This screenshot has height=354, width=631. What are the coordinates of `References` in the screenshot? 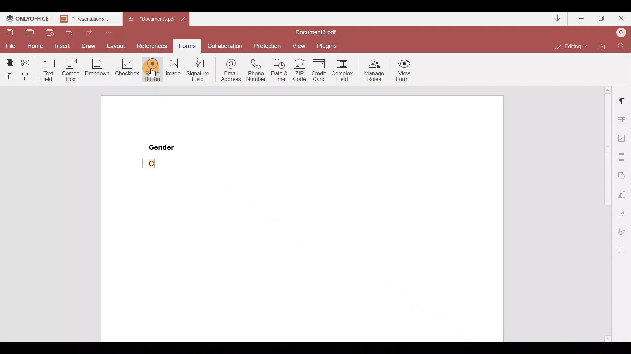 It's located at (152, 46).